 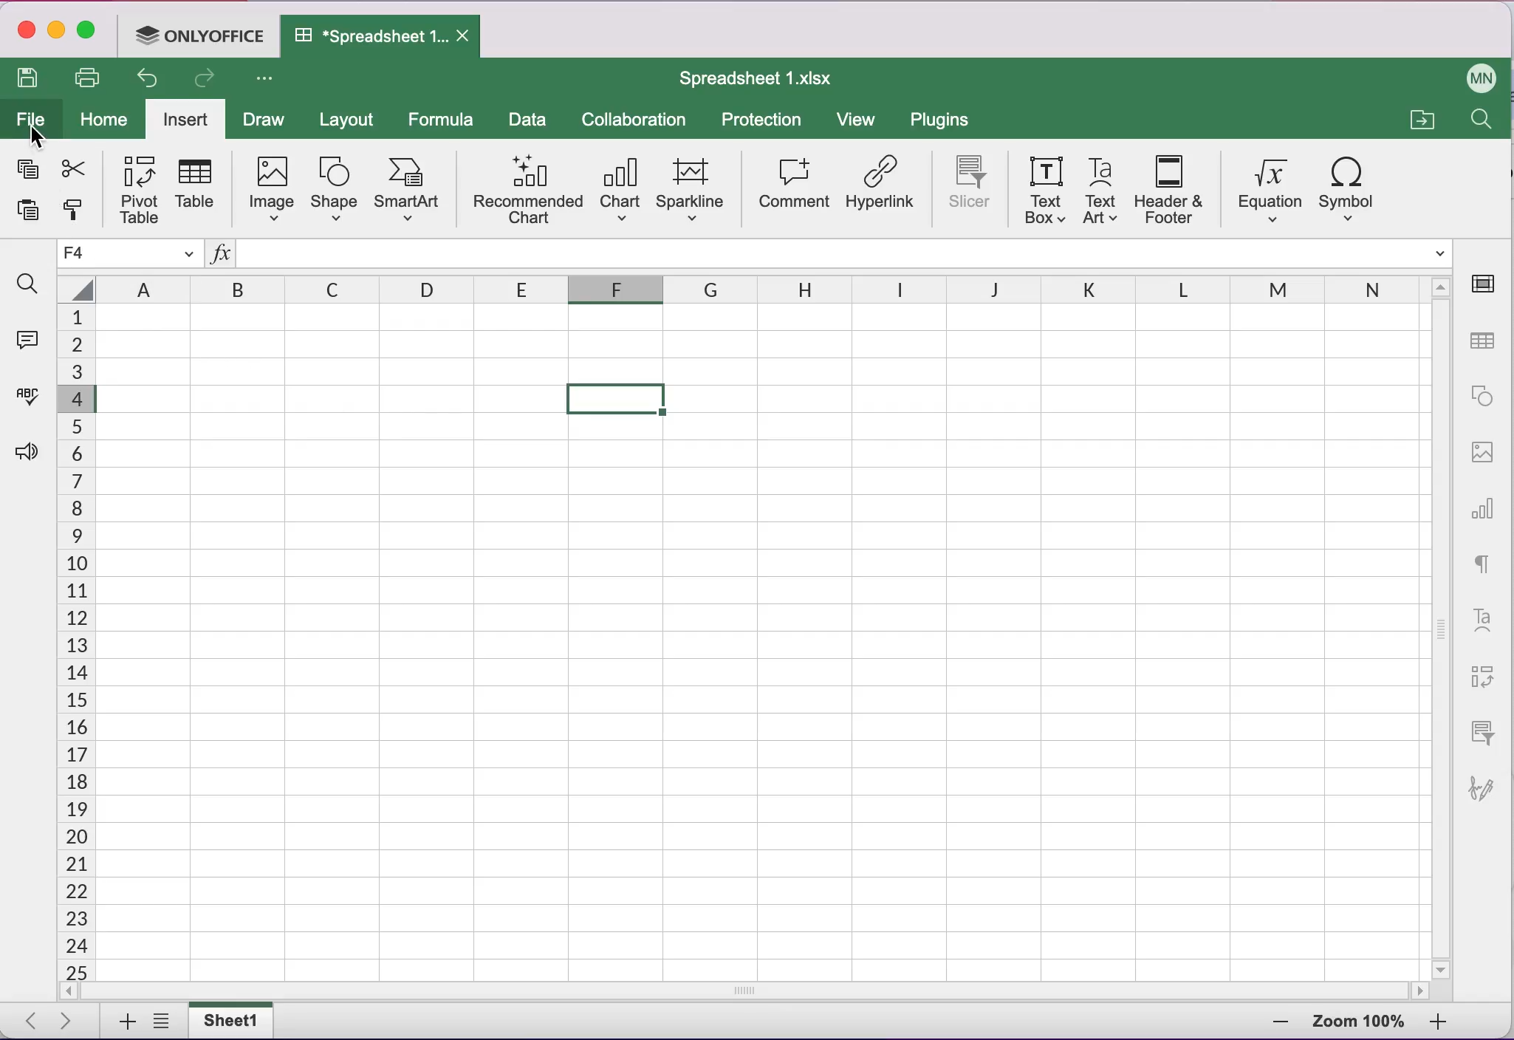 I want to click on data, so click(x=530, y=121).